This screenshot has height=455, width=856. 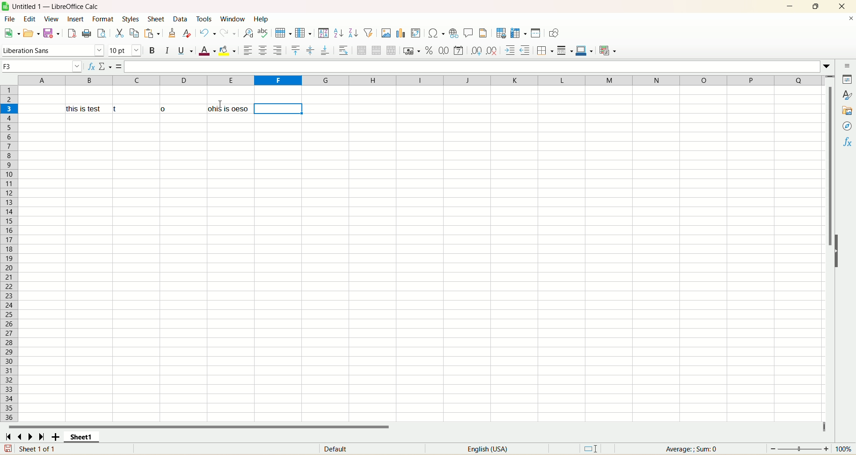 What do you see at coordinates (353, 34) in the screenshot?
I see `sort descending` at bounding box center [353, 34].